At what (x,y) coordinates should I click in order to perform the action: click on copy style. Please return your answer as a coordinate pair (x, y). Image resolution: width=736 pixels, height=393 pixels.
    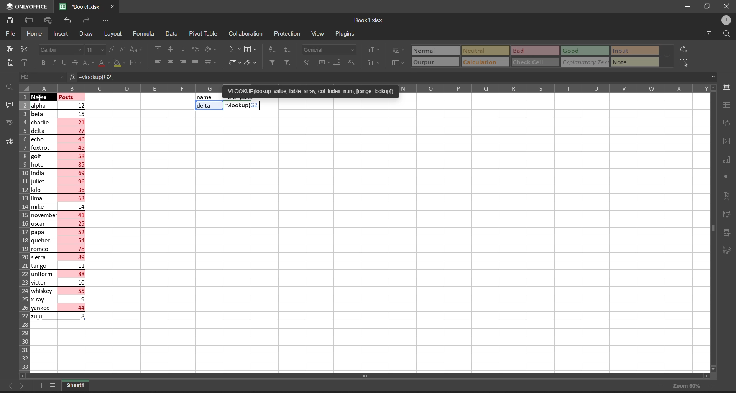
    Looking at the image, I should click on (27, 62).